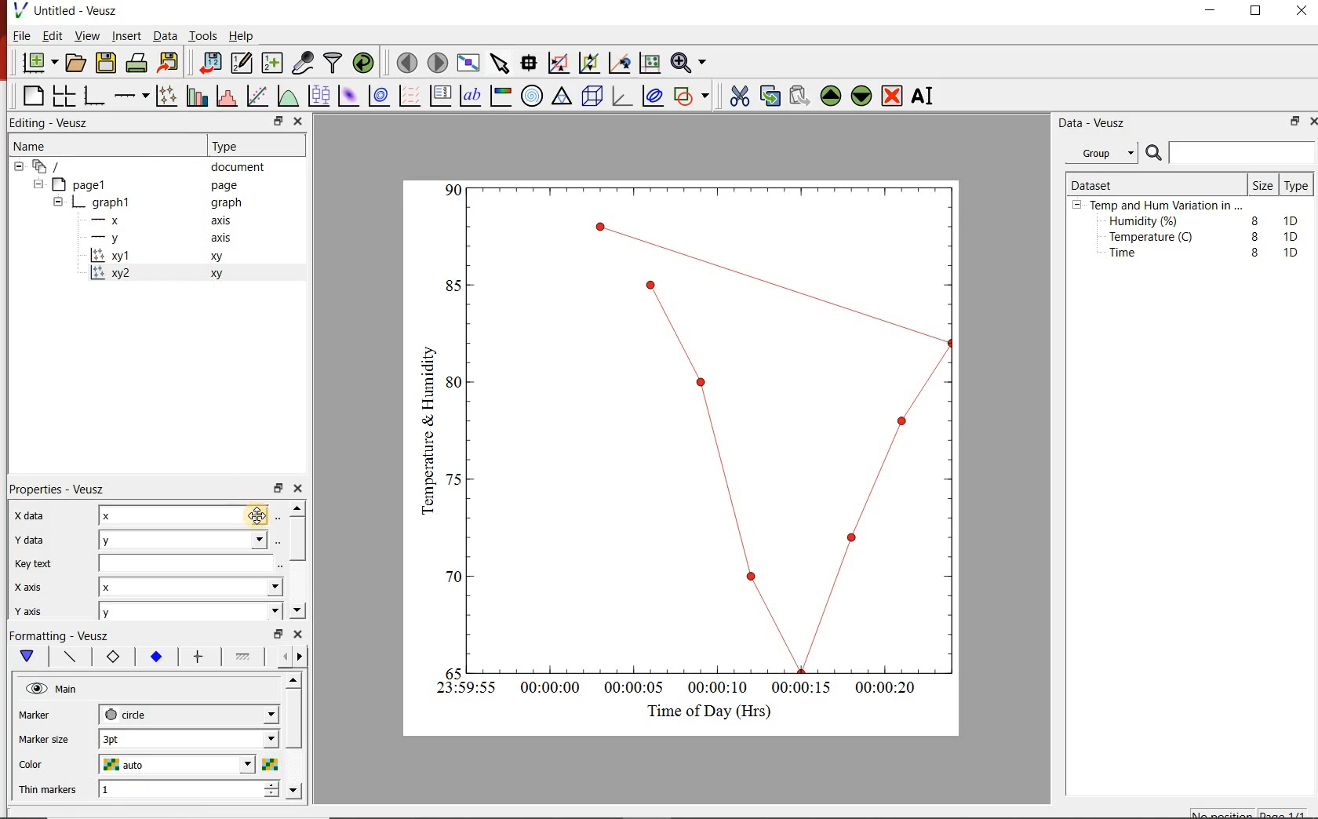 The image size is (1318, 819). What do you see at coordinates (647, 64) in the screenshot?
I see `click to reset graph axes` at bounding box center [647, 64].